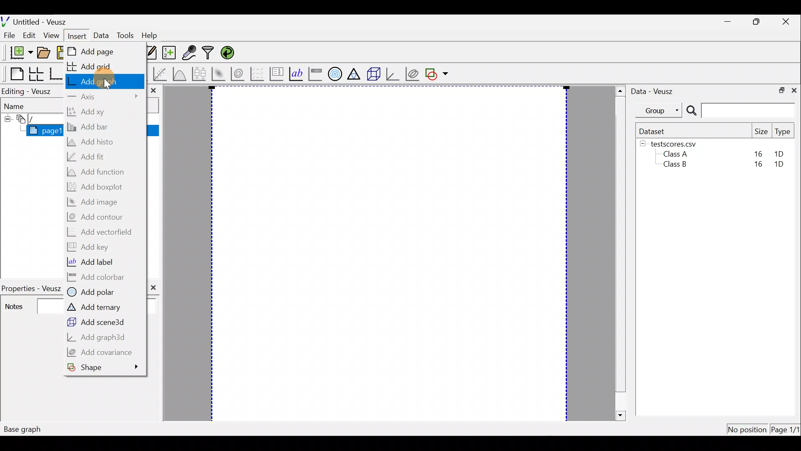  What do you see at coordinates (23, 429) in the screenshot?
I see `Base graph` at bounding box center [23, 429].